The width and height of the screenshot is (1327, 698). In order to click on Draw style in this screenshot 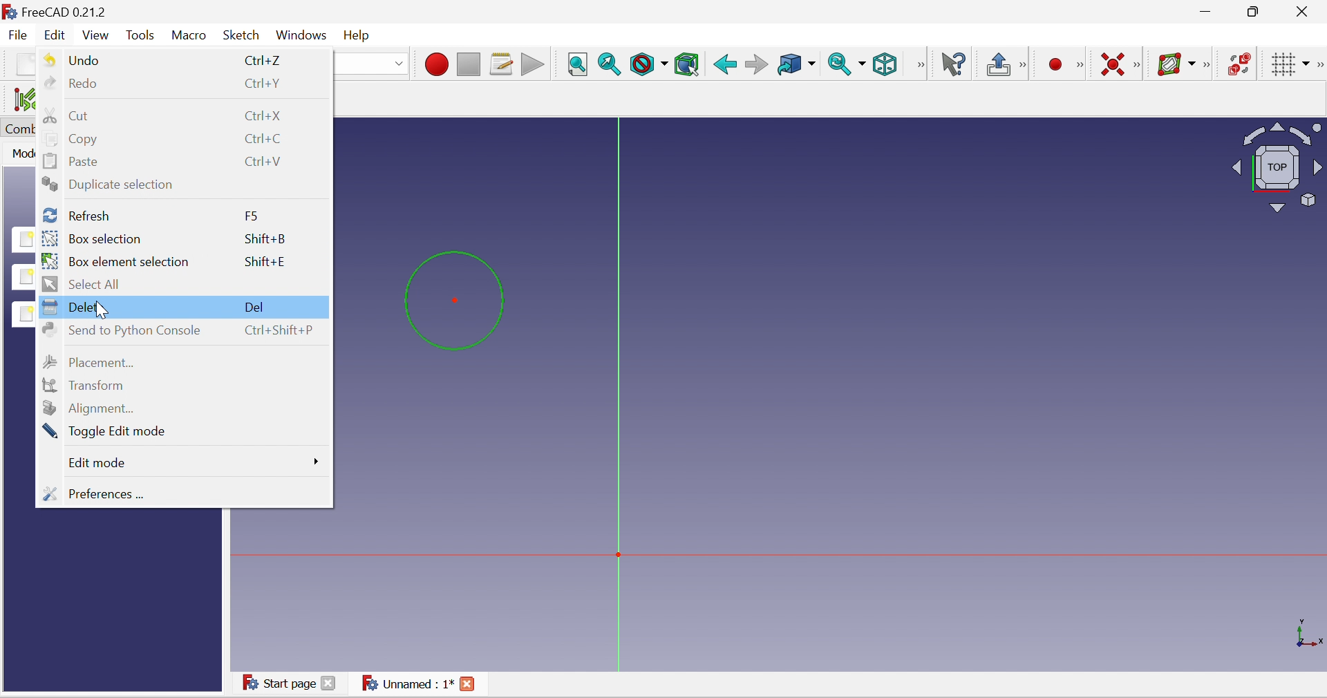, I will do `click(649, 66)`.